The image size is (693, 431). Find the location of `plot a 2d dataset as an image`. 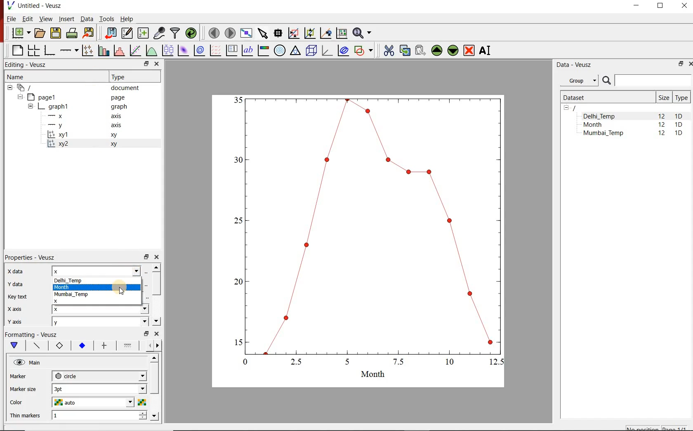

plot a 2d dataset as an image is located at coordinates (184, 50).